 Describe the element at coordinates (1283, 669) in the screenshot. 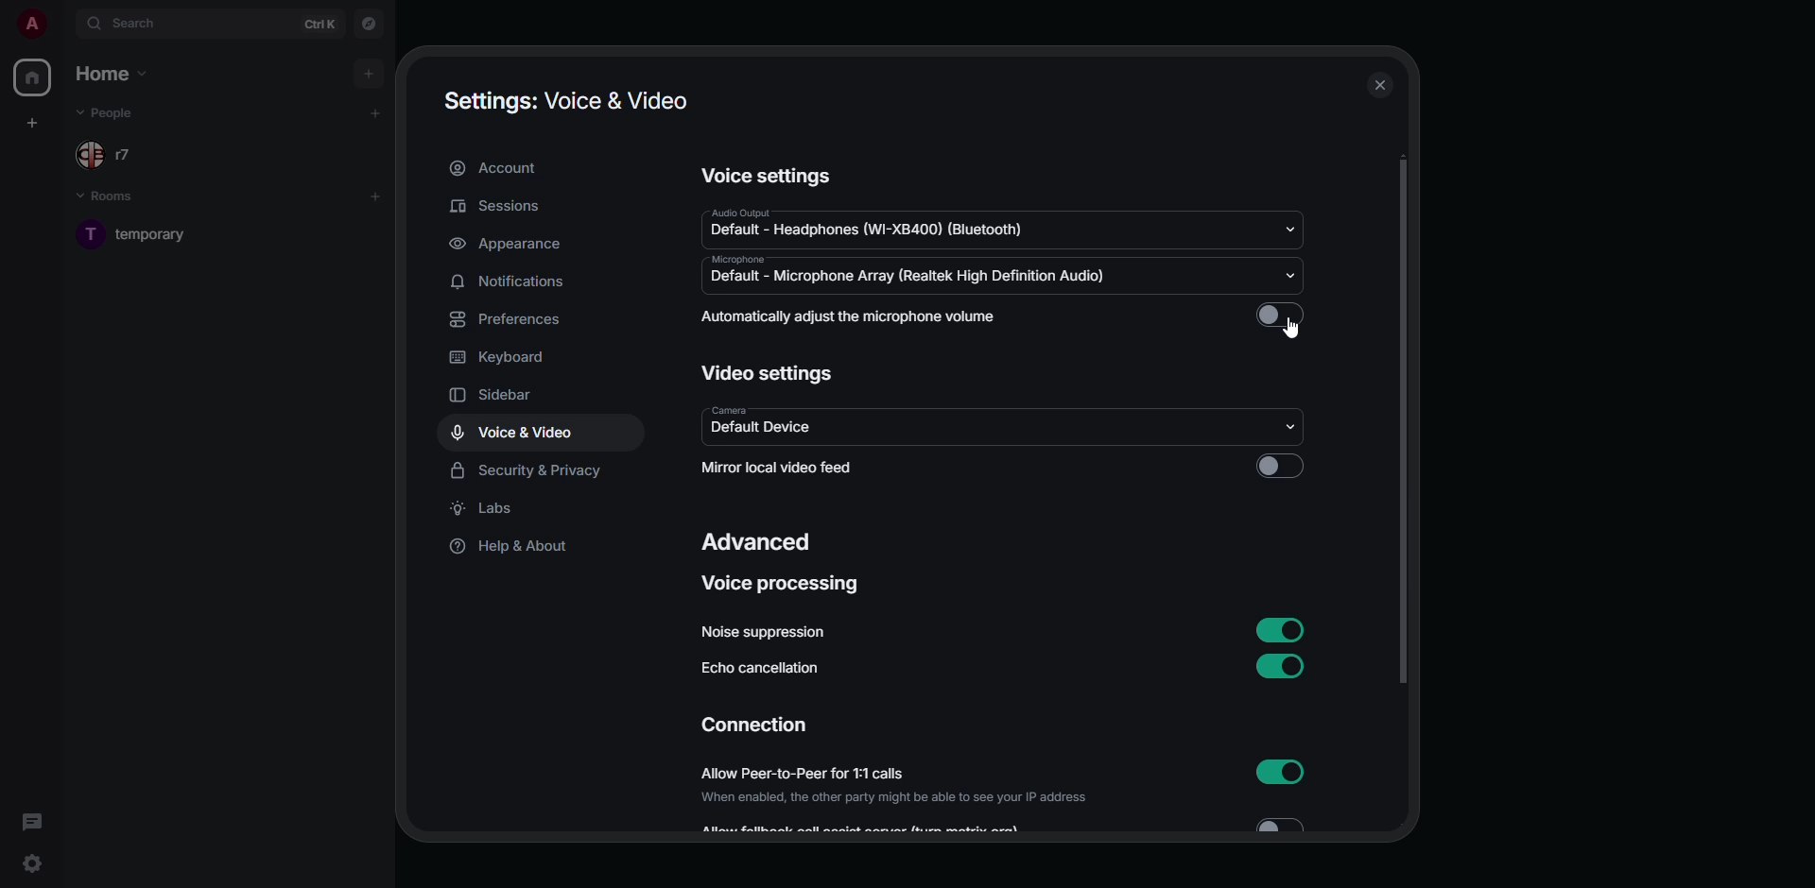

I see `enabled` at that location.